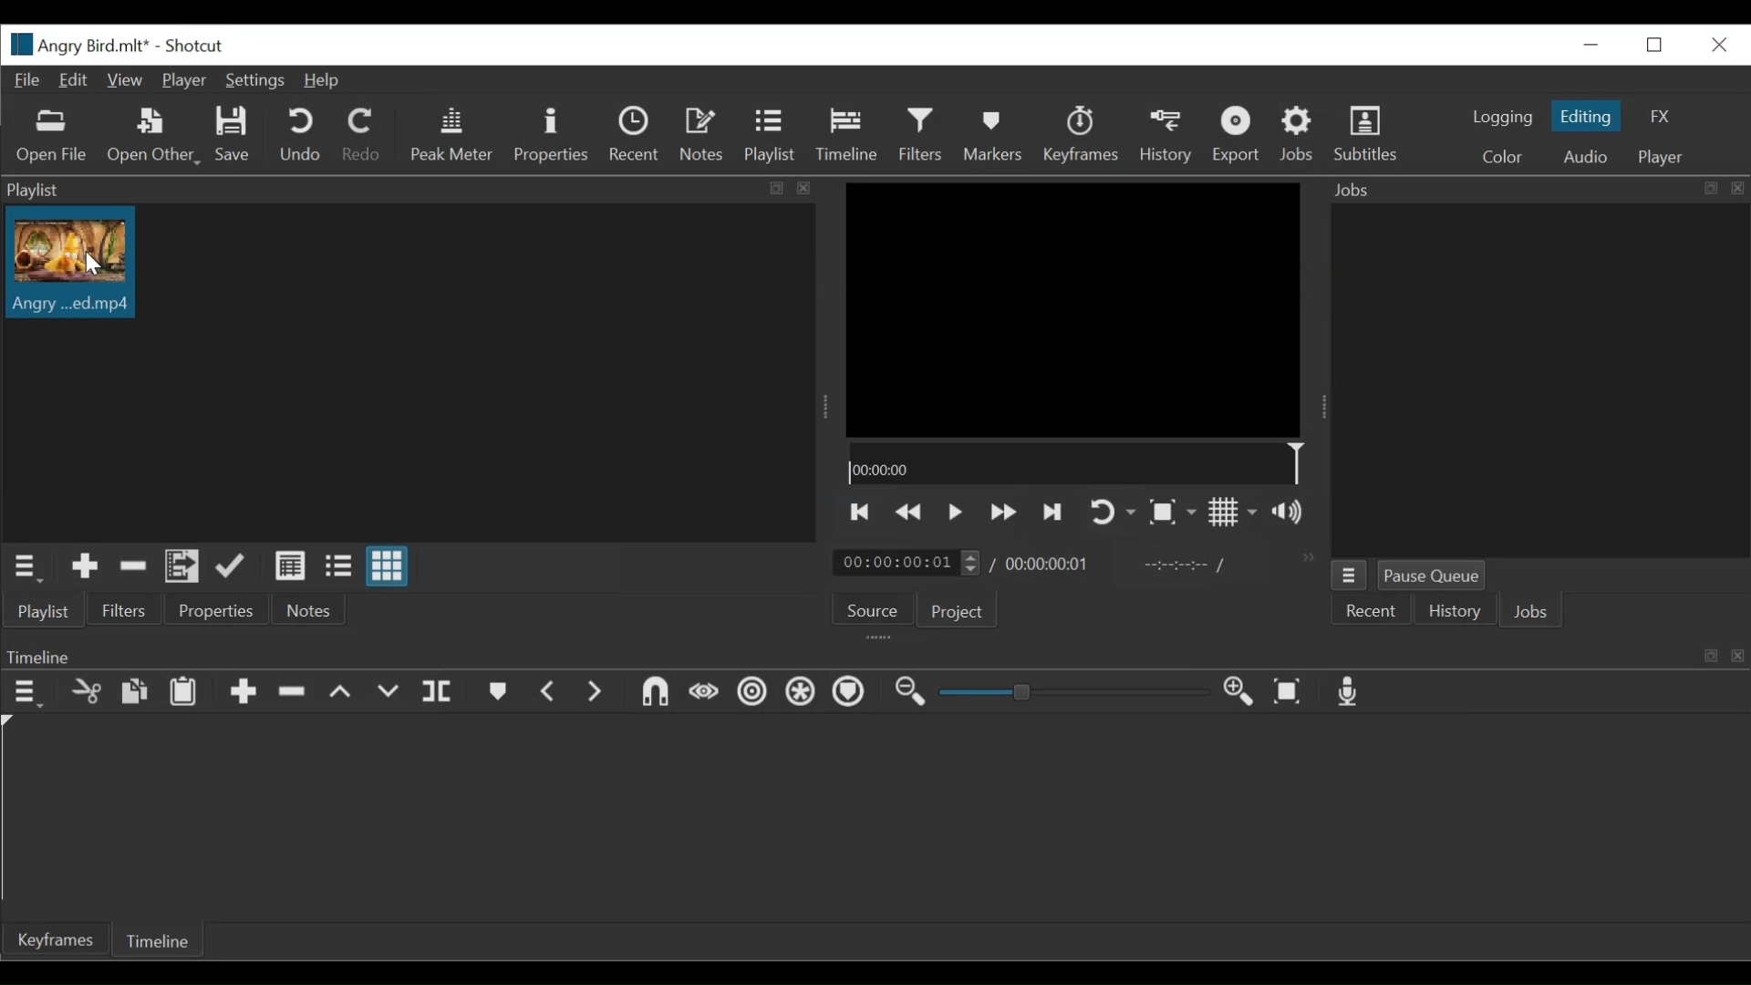  Describe the element at coordinates (324, 81) in the screenshot. I see `Help` at that location.